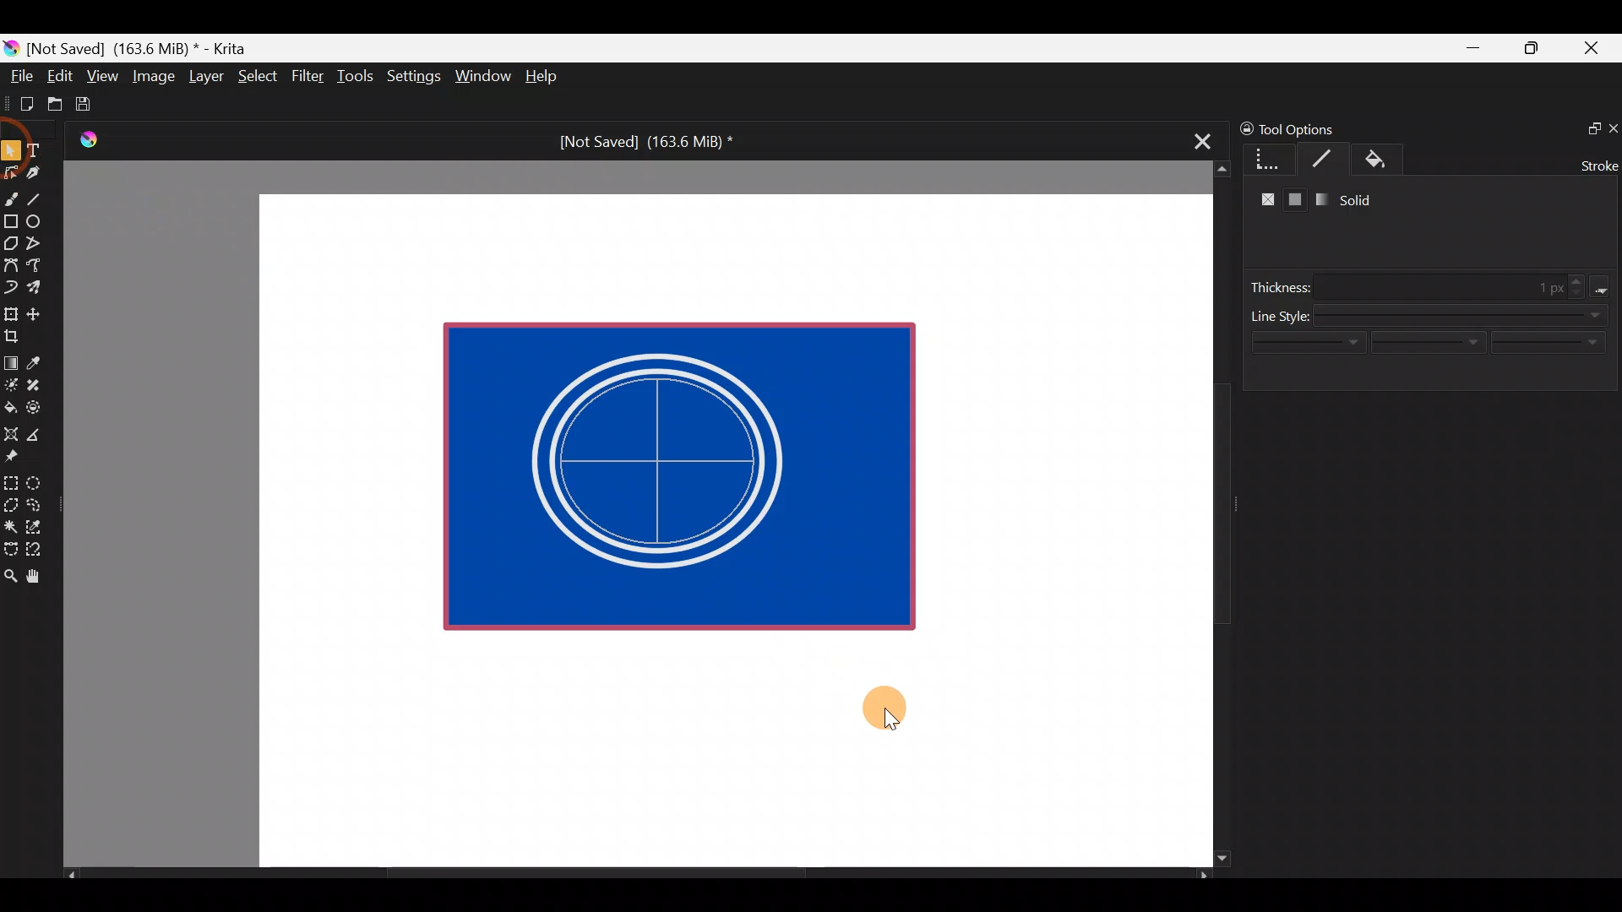 The image size is (1622, 912). What do you see at coordinates (39, 384) in the screenshot?
I see `Smart patch tool` at bounding box center [39, 384].